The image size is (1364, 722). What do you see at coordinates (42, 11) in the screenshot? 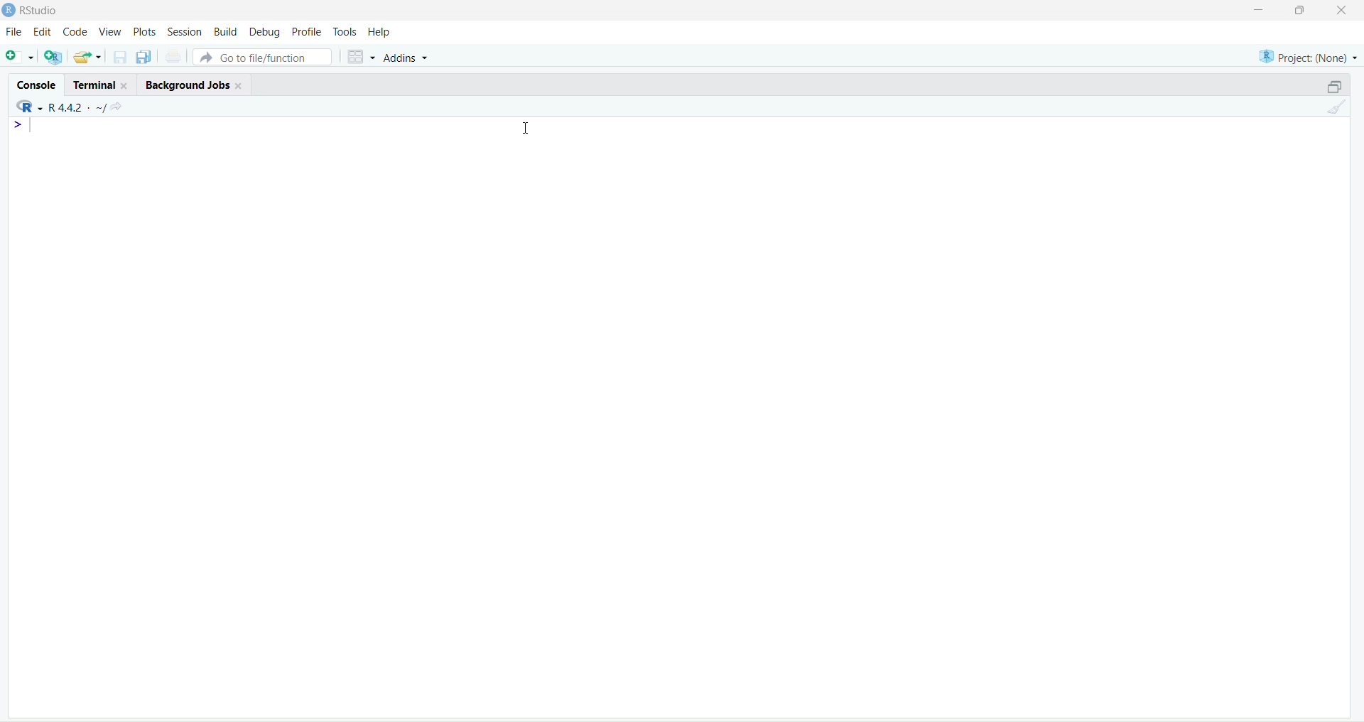
I see `RStudio` at bounding box center [42, 11].